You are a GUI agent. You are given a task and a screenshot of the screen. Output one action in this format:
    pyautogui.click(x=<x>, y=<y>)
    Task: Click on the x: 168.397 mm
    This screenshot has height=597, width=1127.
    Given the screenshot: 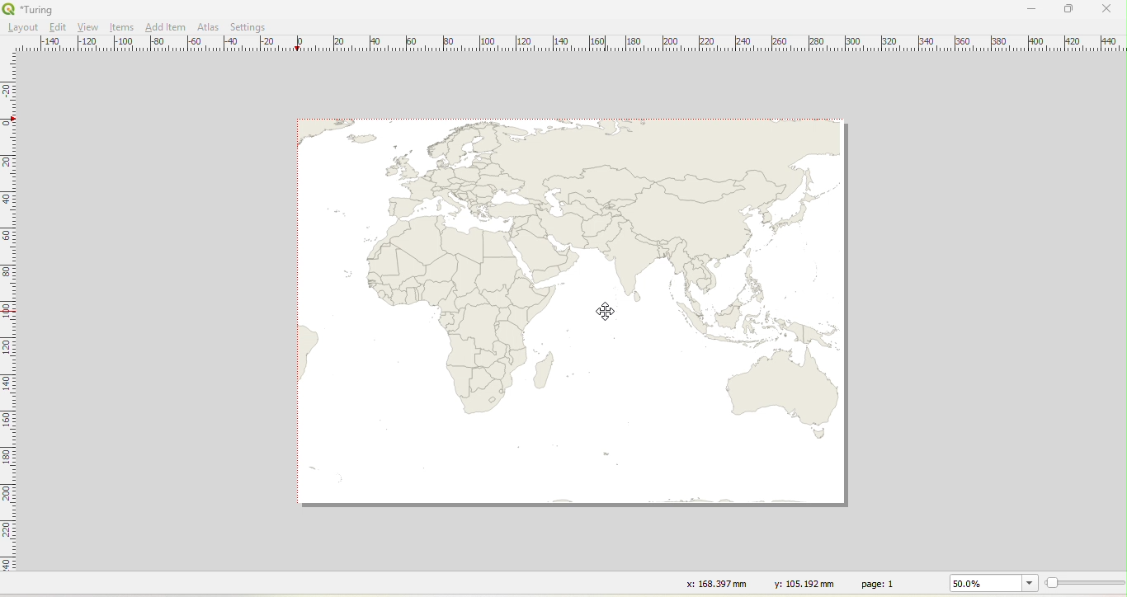 What is the action you would take?
    pyautogui.click(x=1063, y=885)
    